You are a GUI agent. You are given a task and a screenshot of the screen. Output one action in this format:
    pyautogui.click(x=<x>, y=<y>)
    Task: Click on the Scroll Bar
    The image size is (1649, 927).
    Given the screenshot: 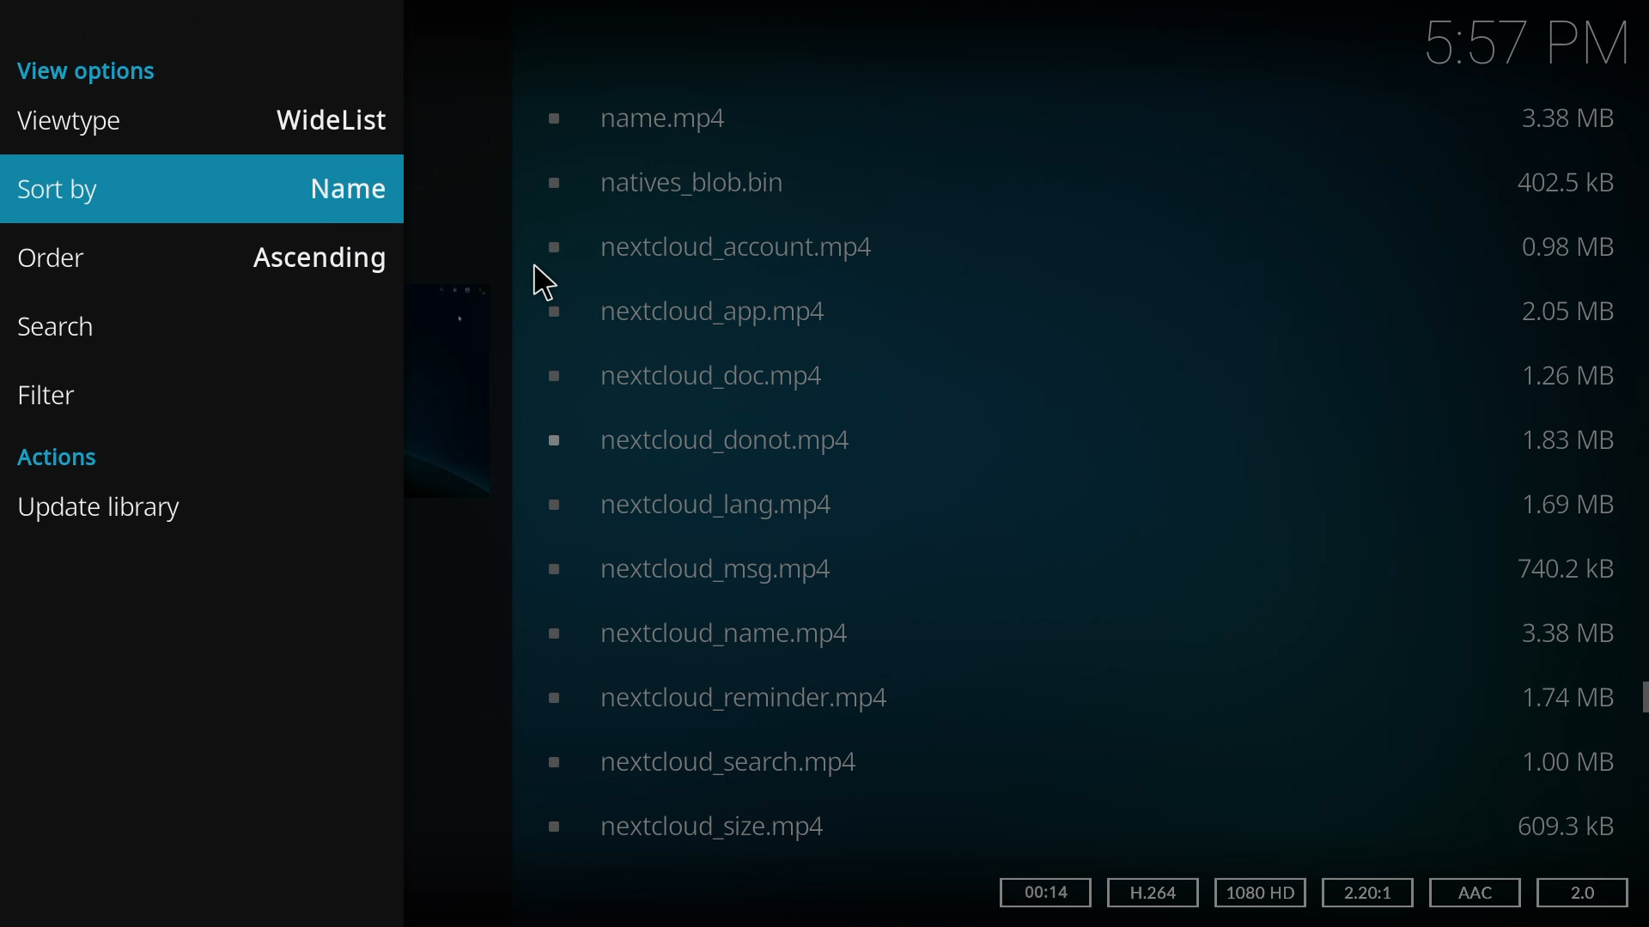 What is the action you would take?
    pyautogui.click(x=1639, y=697)
    